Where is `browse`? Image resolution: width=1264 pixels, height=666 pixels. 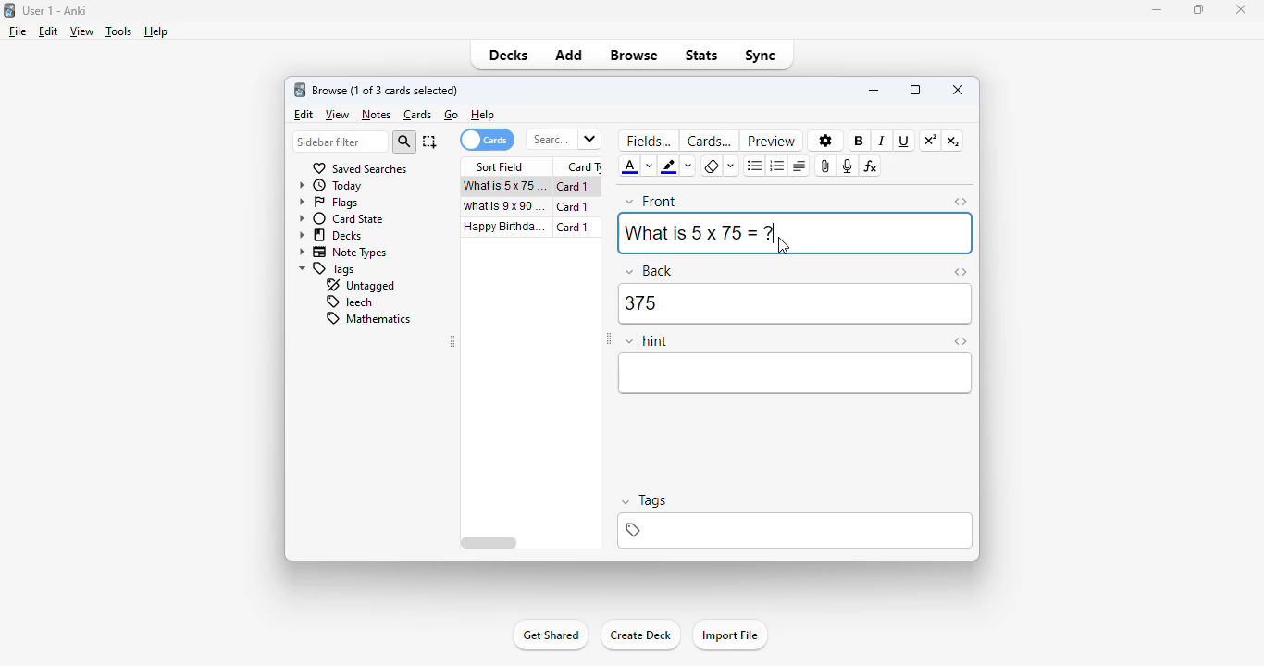
browse is located at coordinates (635, 55).